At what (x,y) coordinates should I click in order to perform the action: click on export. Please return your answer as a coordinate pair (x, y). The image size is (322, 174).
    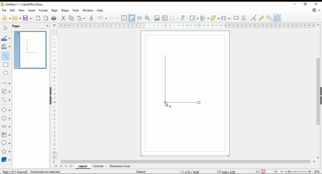
    Looking at the image, I should click on (38, 19).